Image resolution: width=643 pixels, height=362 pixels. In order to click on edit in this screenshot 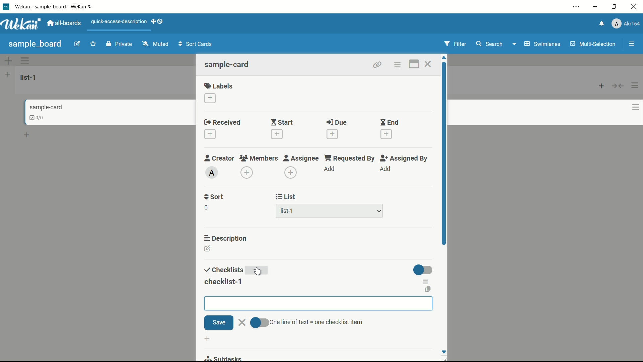, I will do `click(77, 45)`.